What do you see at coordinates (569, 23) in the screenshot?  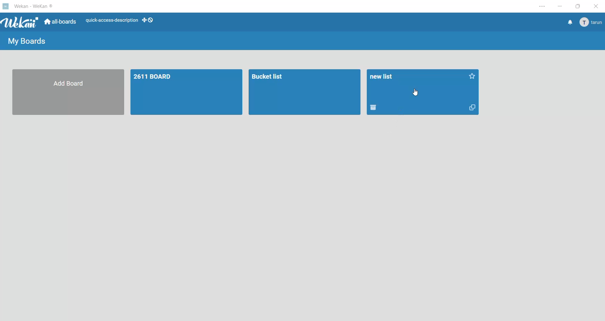 I see `notifications` at bounding box center [569, 23].